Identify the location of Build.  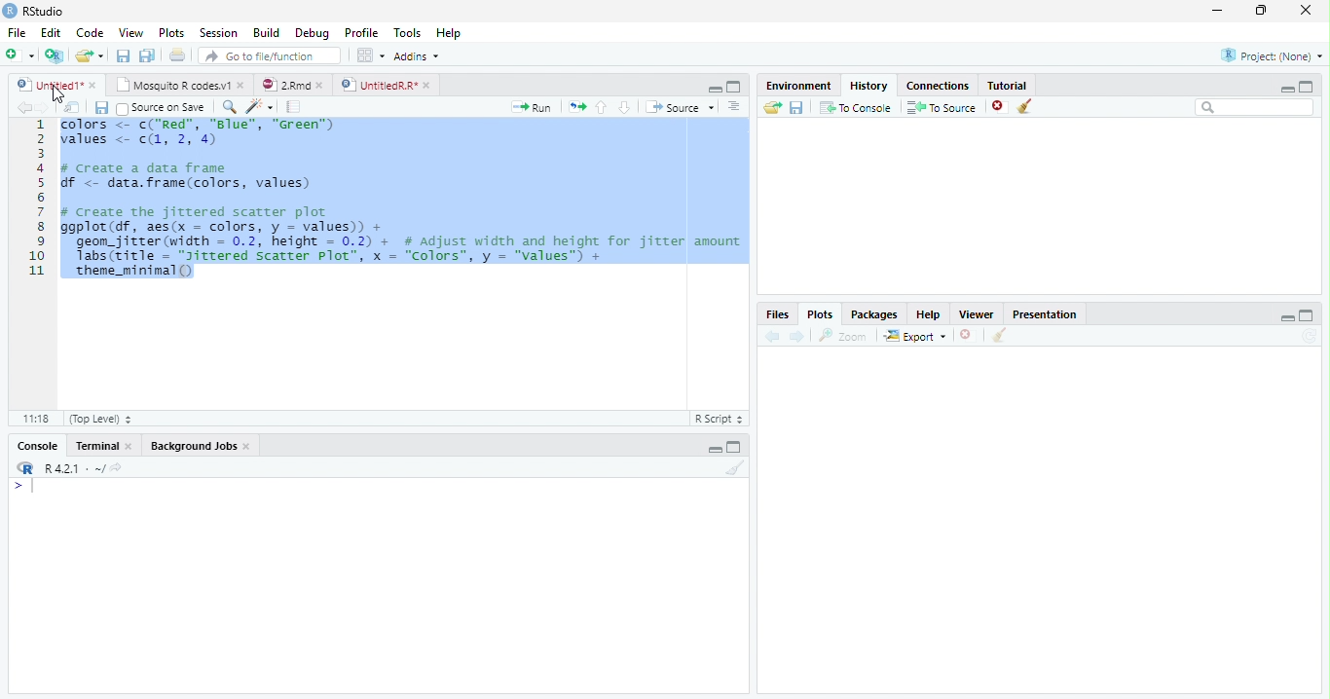
(265, 32).